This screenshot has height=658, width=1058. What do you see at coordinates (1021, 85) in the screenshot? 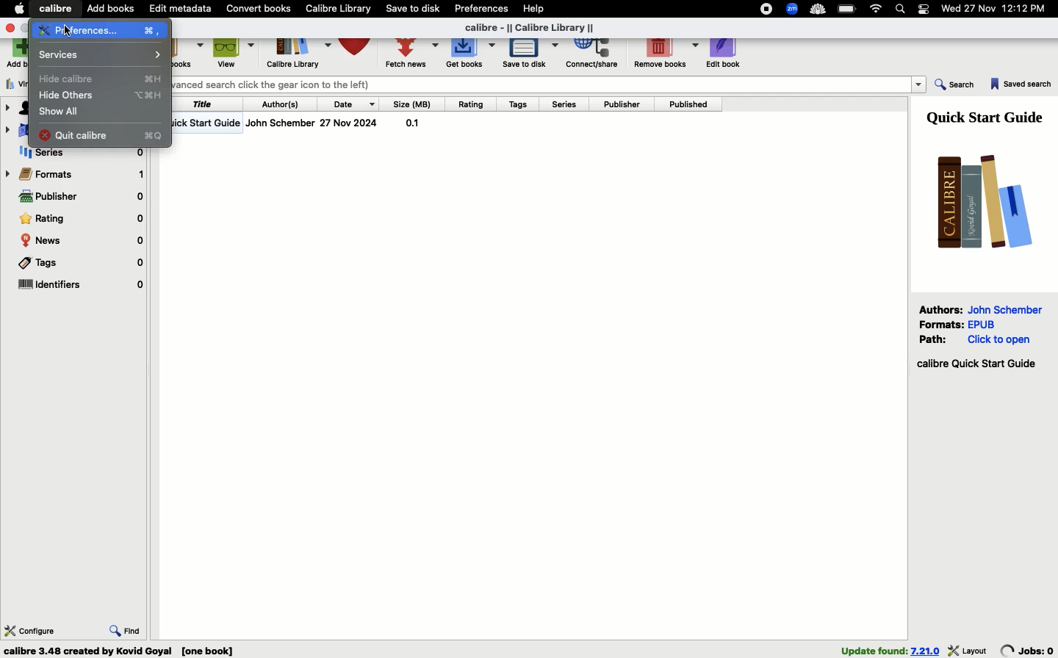
I see `Saved search` at bounding box center [1021, 85].